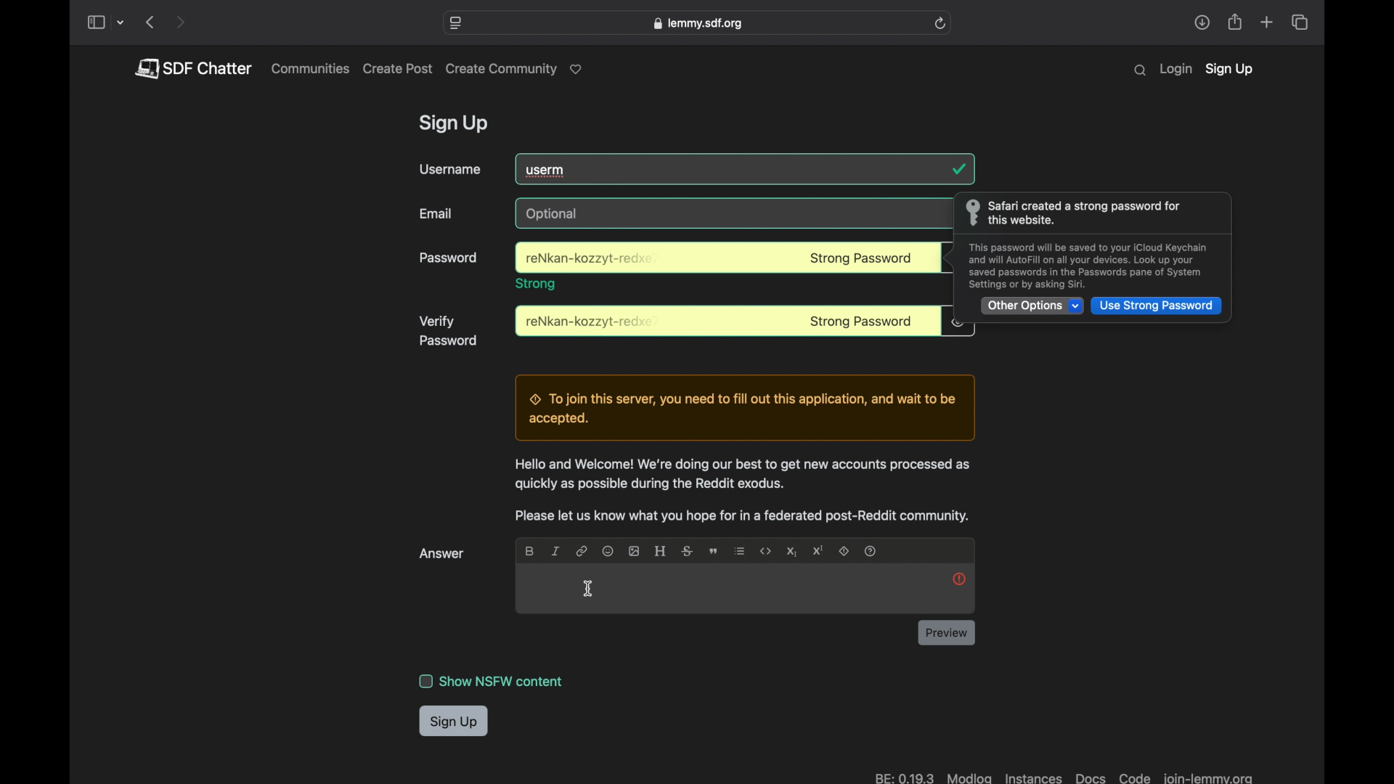 This screenshot has width=1394, height=784. Describe the element at coordinates (845, 551) in the screenshot. I see `spoiler` at that location.